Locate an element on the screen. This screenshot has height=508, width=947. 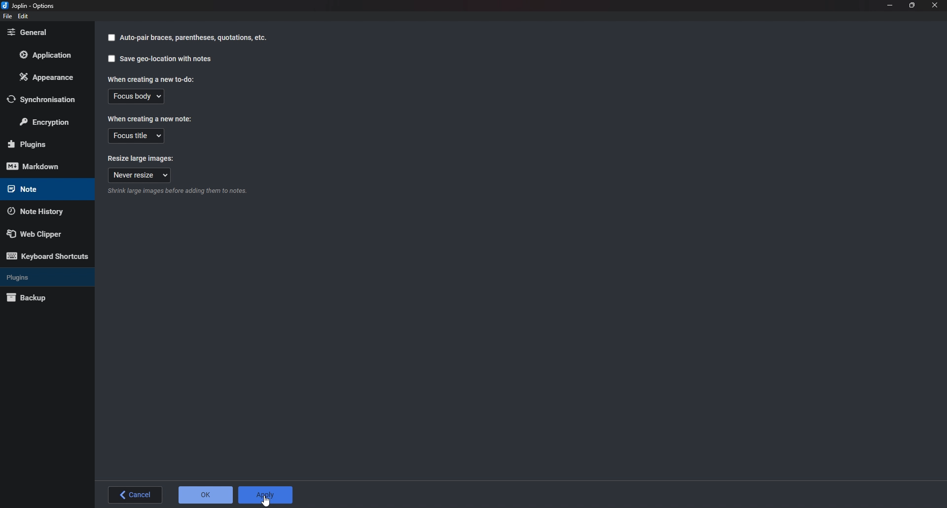
file is located at coordinates (7, 17).